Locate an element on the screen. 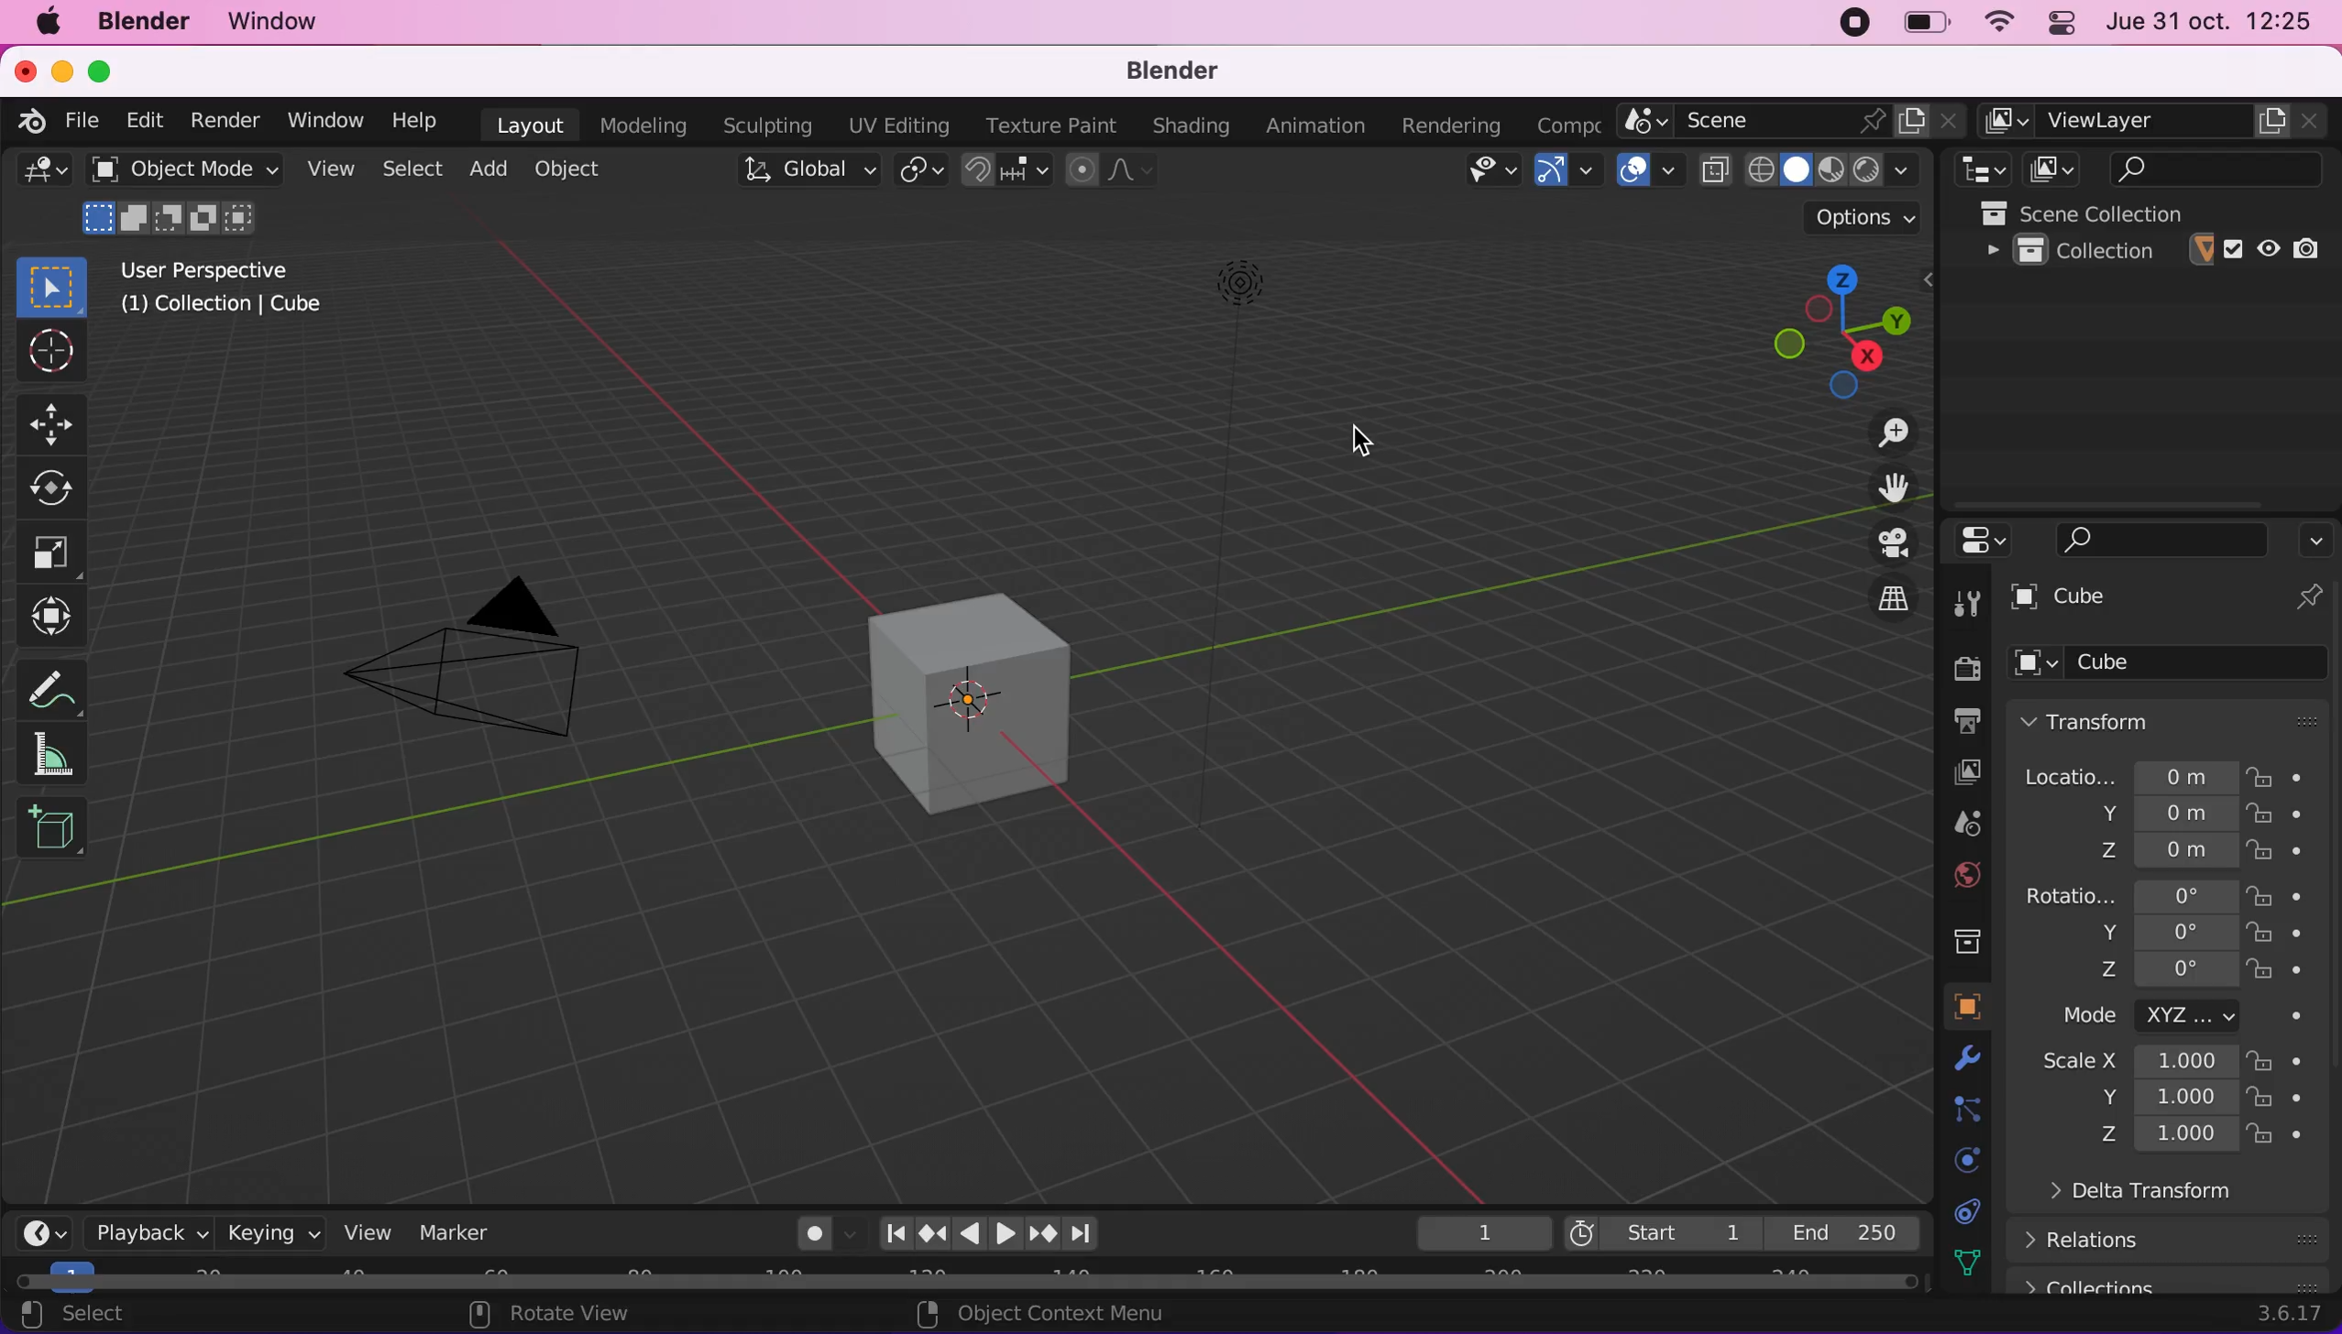 The height and width of the screenshot is (1334, 2342). scale x 1.000 is located at coordinates (2128, 1064).